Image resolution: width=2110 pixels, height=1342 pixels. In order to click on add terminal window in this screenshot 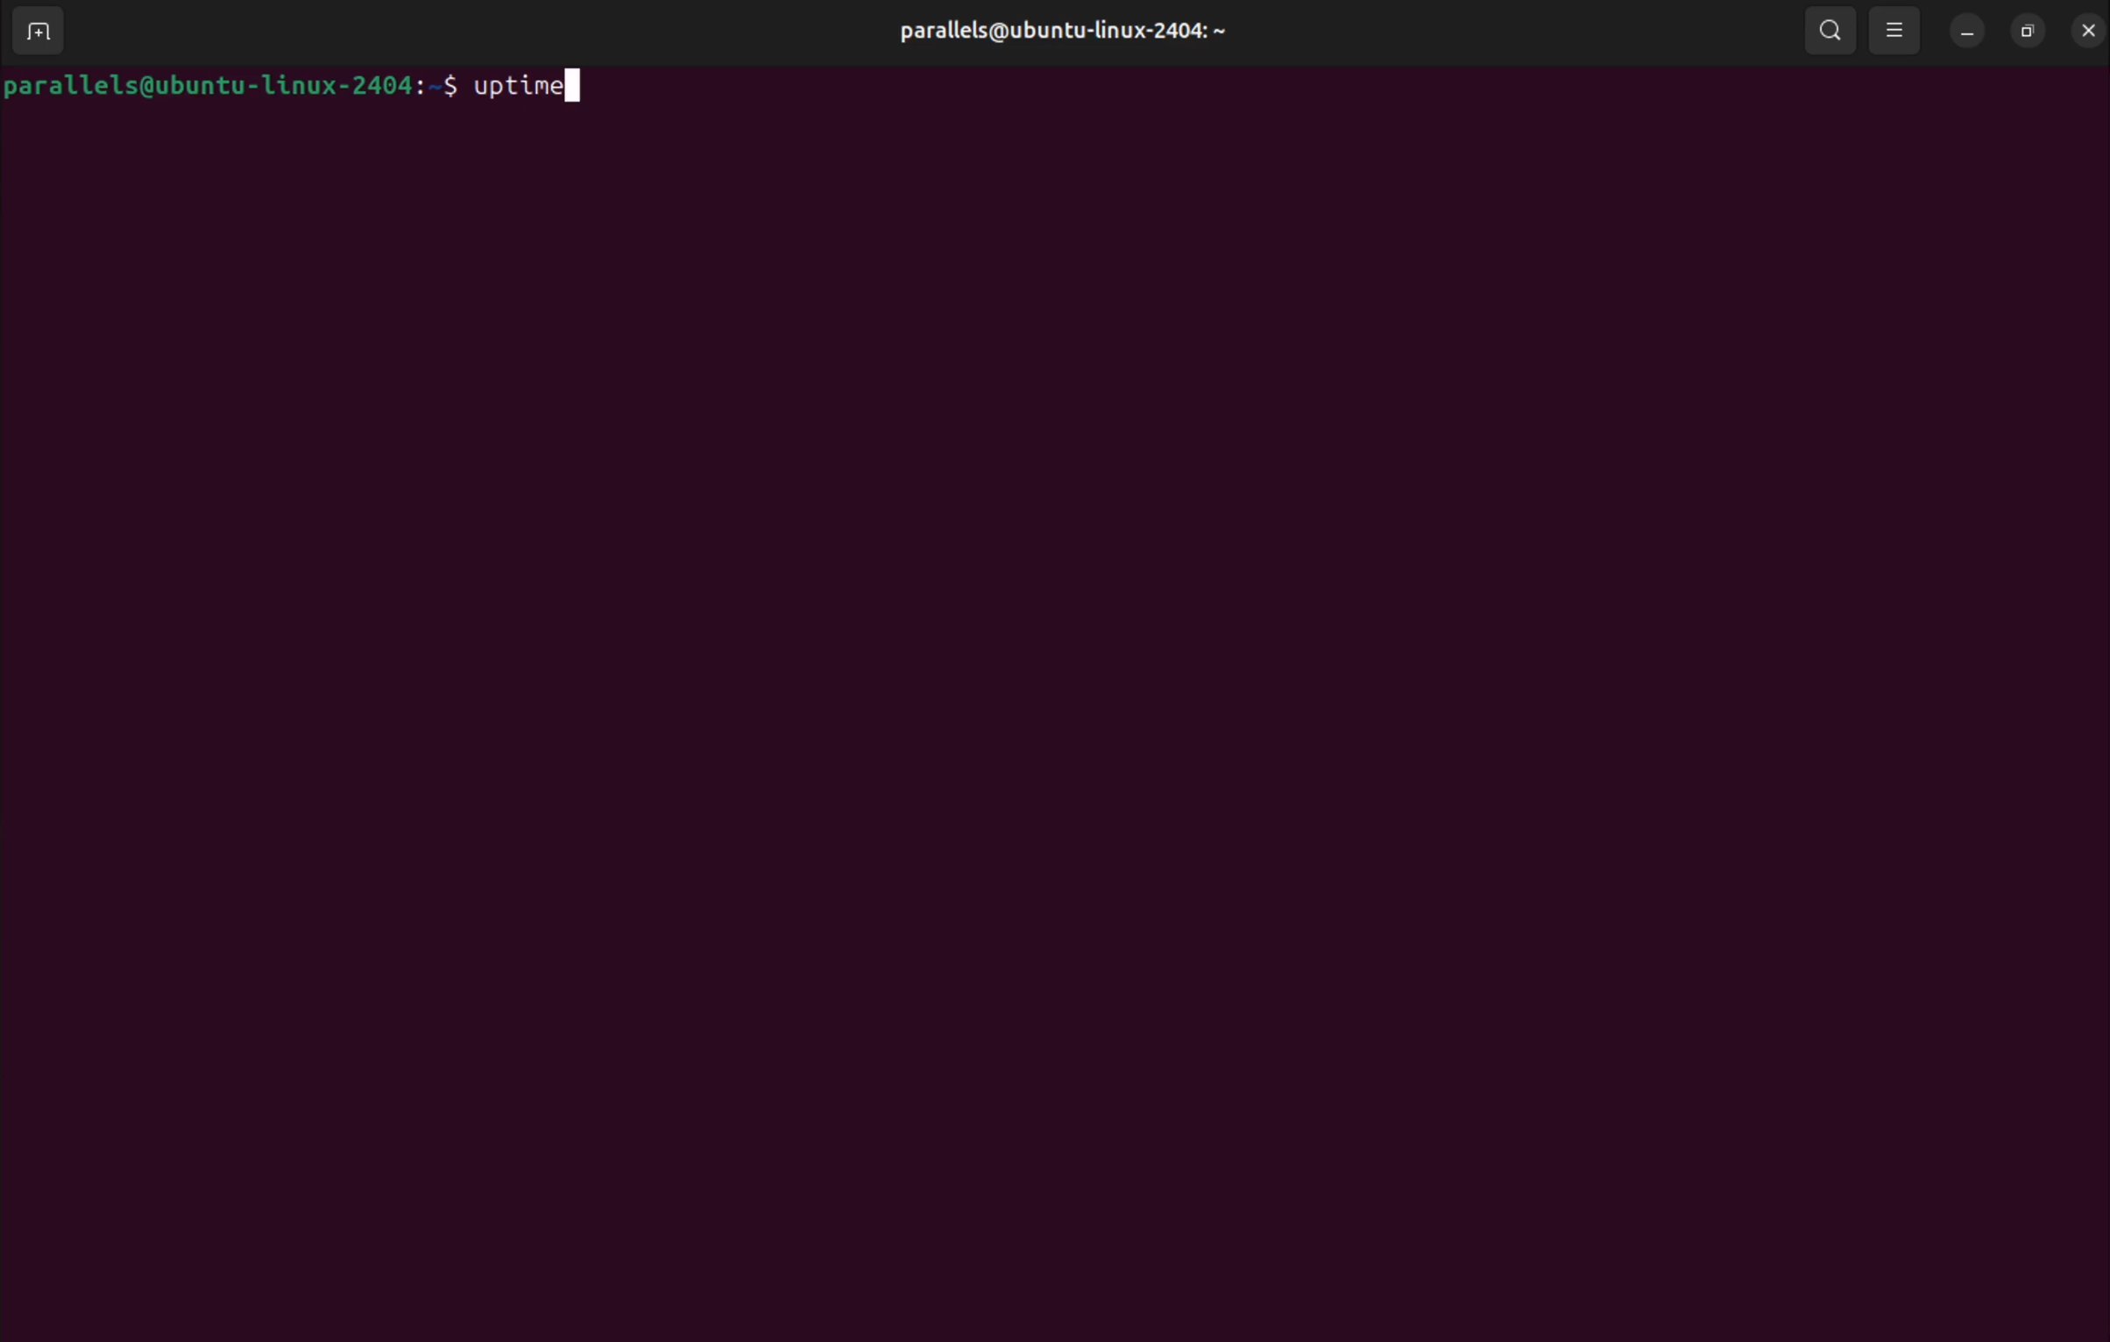, I will do `click(36, 28)`.